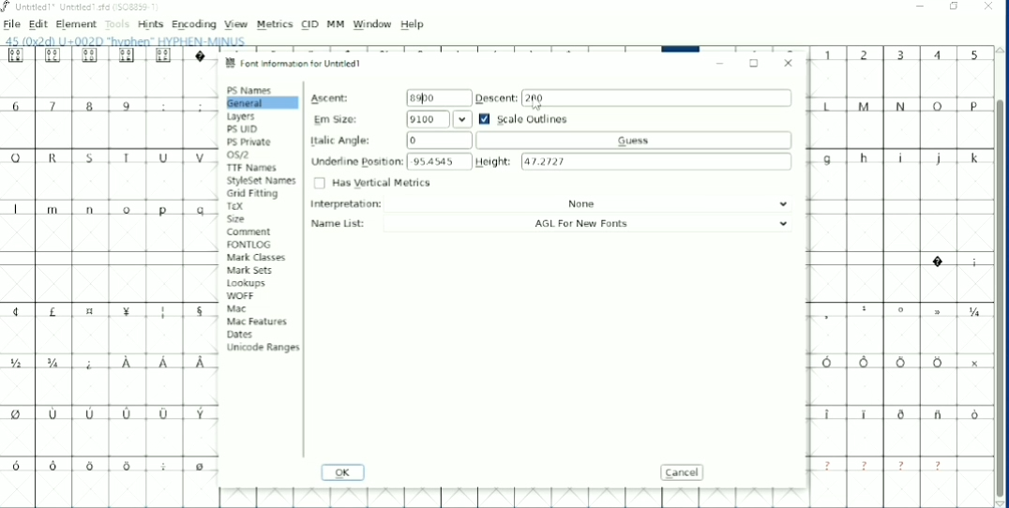 The height and width of the screenshot is (508, 1009). What do you see at coordinates (251, 272) in the screenshot?
I see `Mark Sets` at bounding box center [251, 272].